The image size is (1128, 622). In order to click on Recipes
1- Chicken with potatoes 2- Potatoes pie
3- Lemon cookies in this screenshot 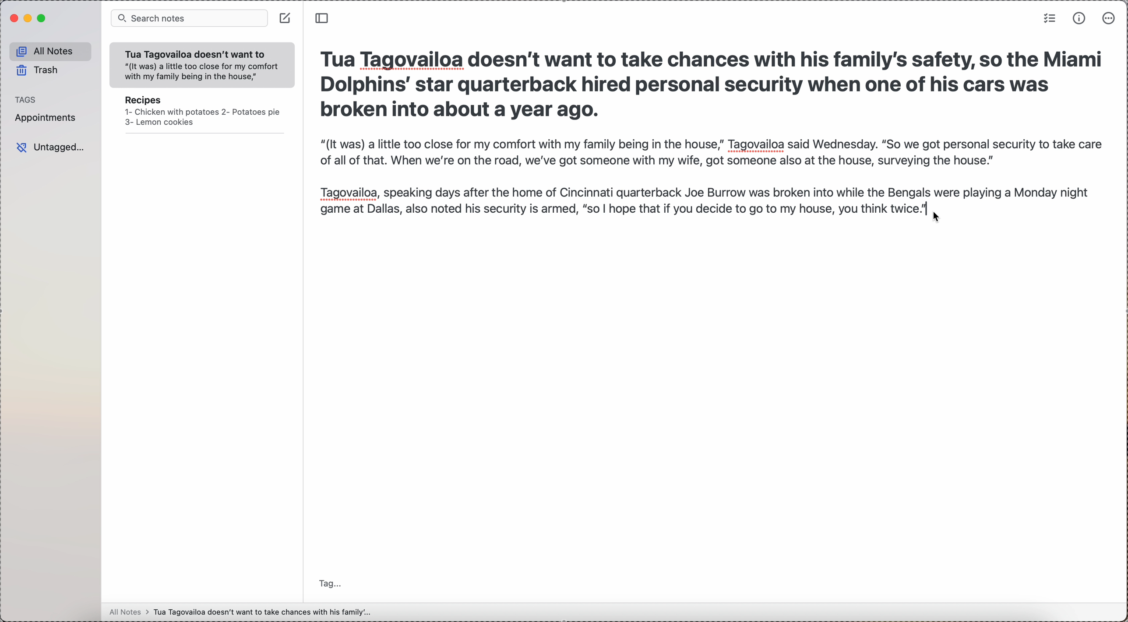, I will do `click(201, 115)`.